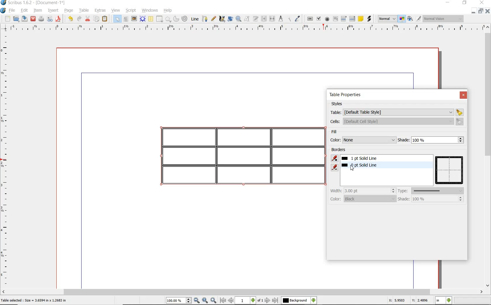 The width and height of the screenshot is (491, 305). I want to click on new, so click(7, 19).